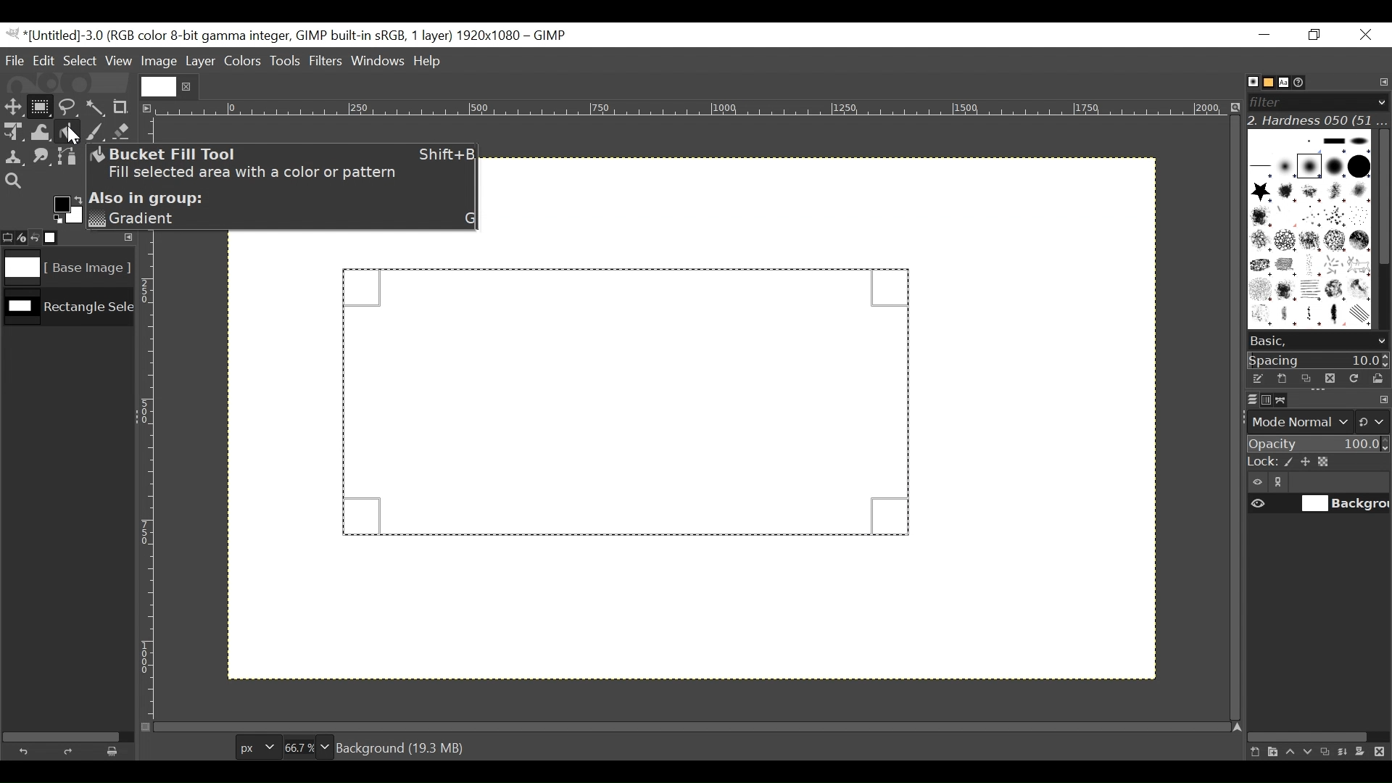  What do you see at coordinates (1306, 378) in the screenshot?
I see `Duplicate brush` at bounding box center [1306, 378].